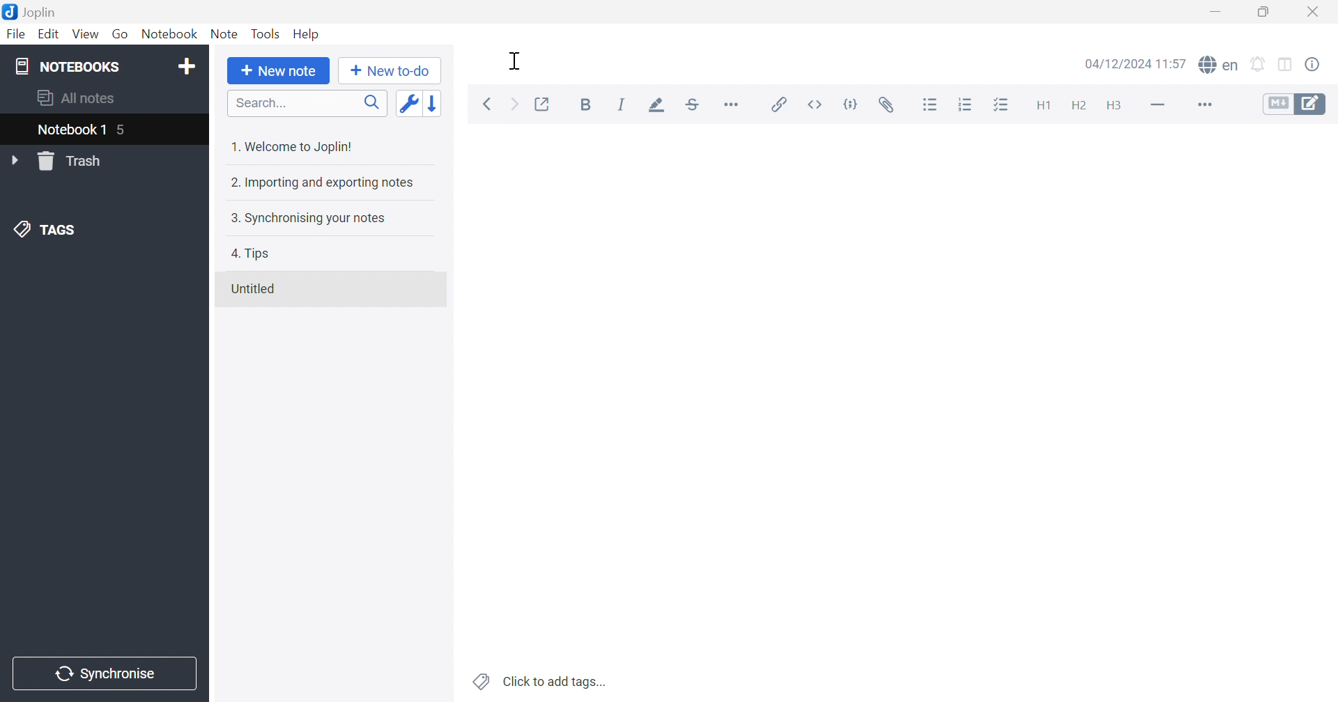 The width and height of the screenshot is (1338, 702). Describe the element at coordinates (816, 104) in the screenshot. I see `Inline code` at that location.